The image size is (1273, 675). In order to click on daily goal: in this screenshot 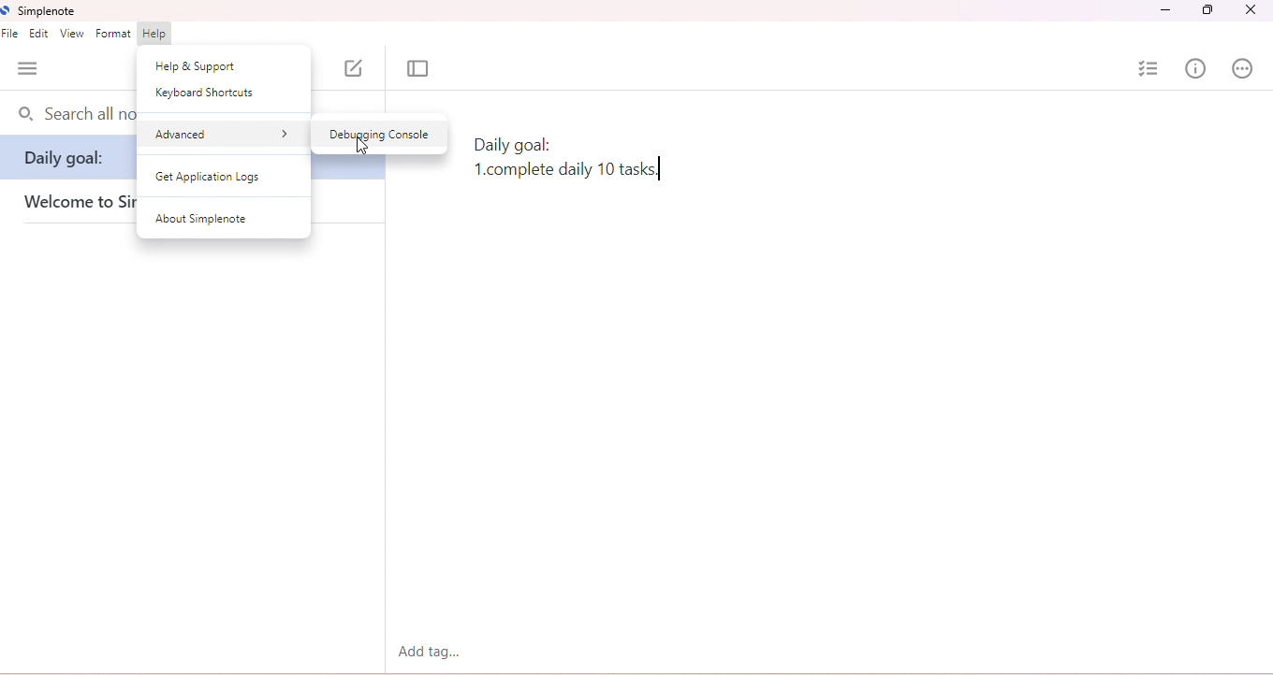, I will do `click(67, 163)`.